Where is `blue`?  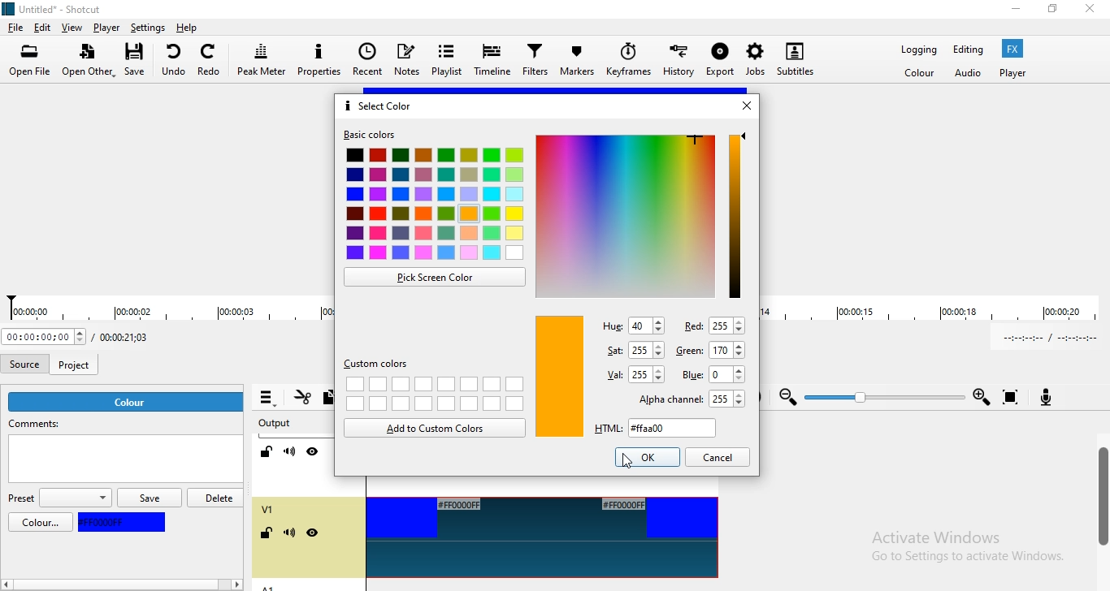 blue is located at coordinates (125, 523).